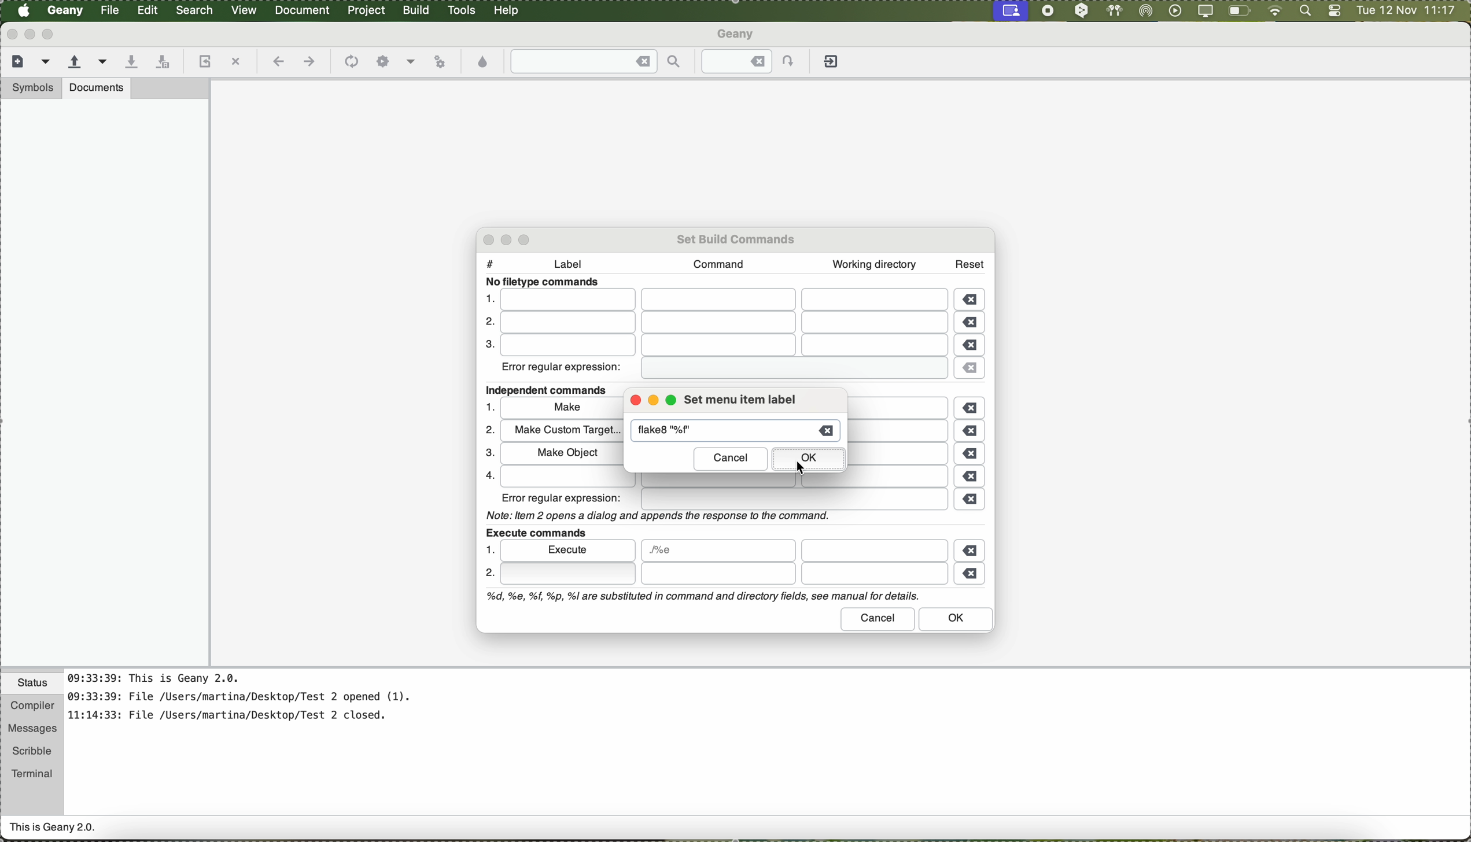 This screenshot has height=842, width=1471. I want to click on play, so click(1173, 10).